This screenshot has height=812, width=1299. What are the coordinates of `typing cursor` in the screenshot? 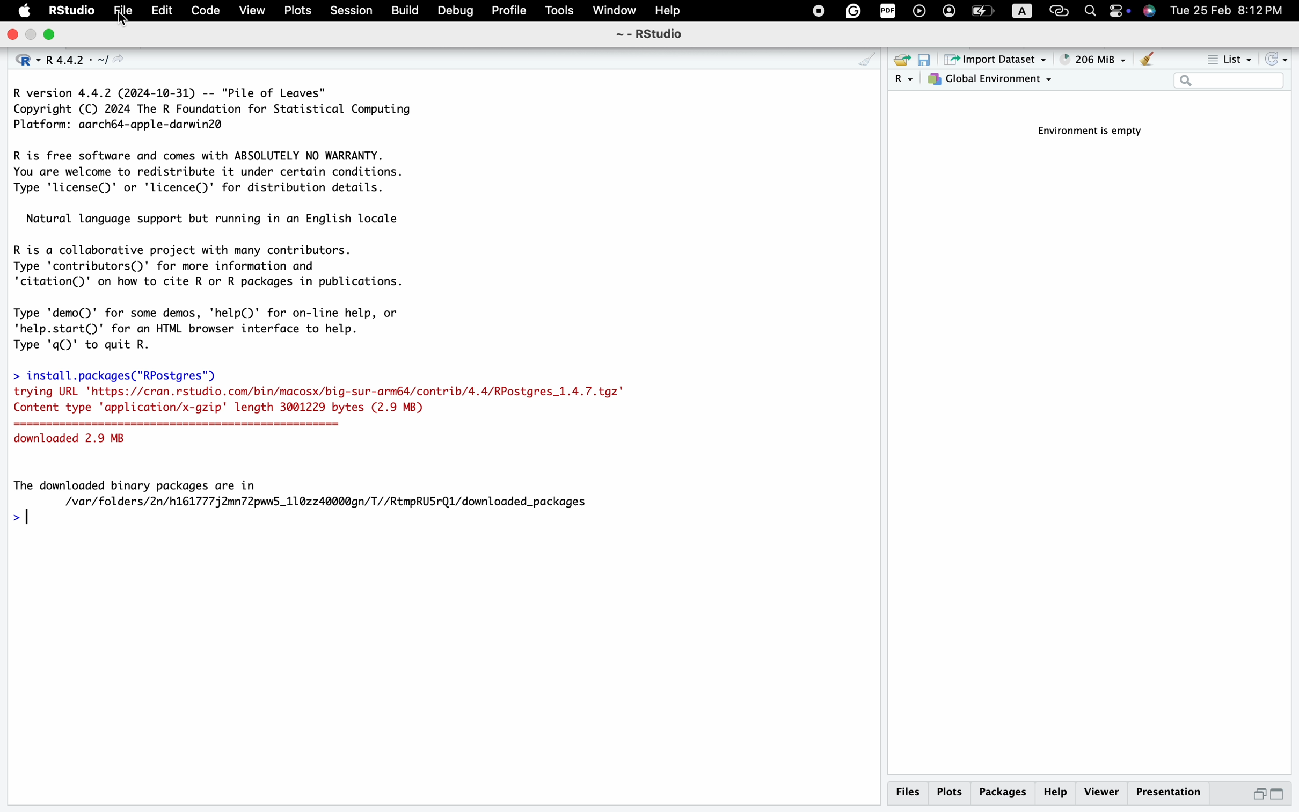 It's located at (34, 519).